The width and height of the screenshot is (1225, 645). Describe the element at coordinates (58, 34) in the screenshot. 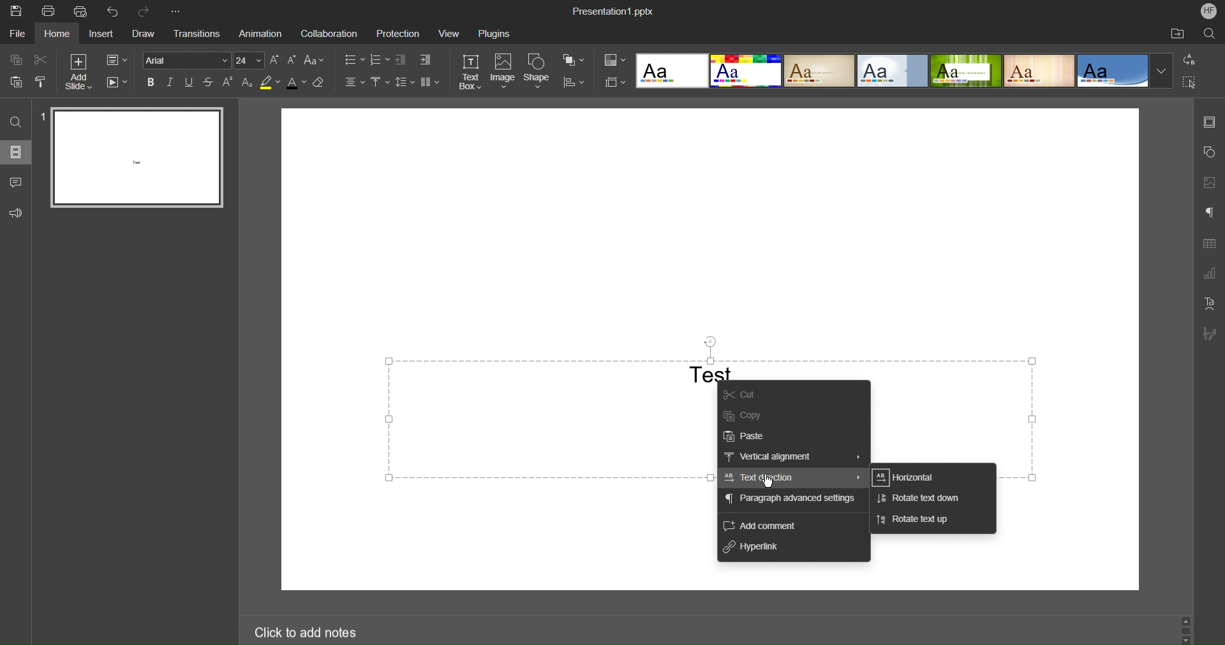

I see `Home` at that location.